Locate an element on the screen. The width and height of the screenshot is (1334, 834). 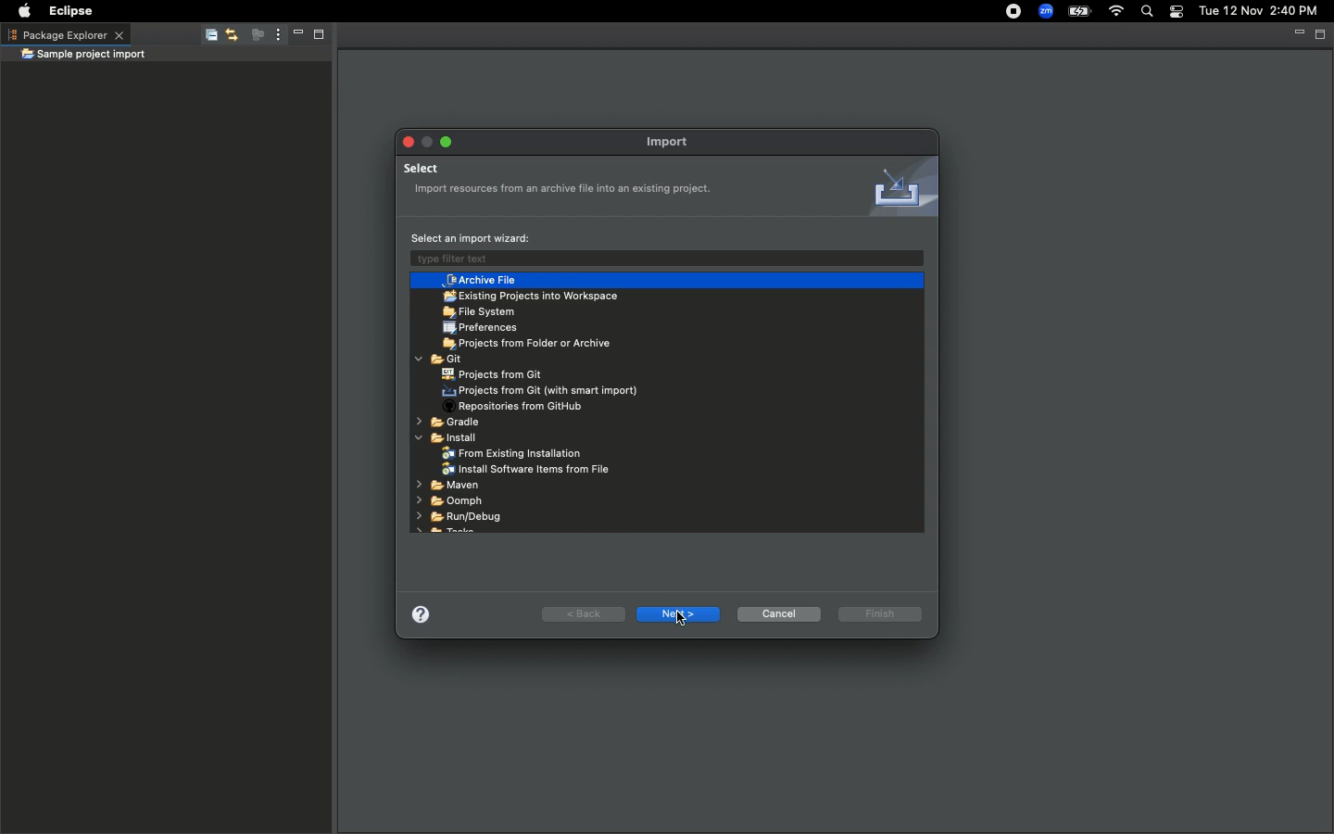
Next is located at coordinates (674, 612).